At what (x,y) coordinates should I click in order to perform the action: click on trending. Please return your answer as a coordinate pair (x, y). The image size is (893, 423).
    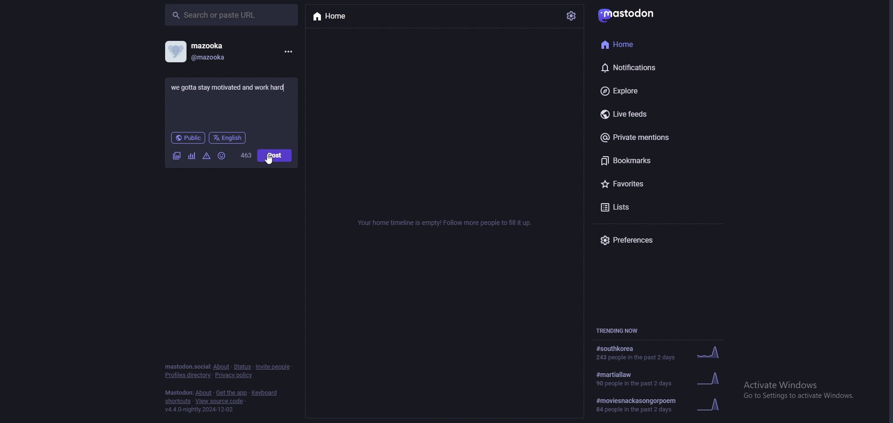
    Looking at the image, I should click on (663, 353).